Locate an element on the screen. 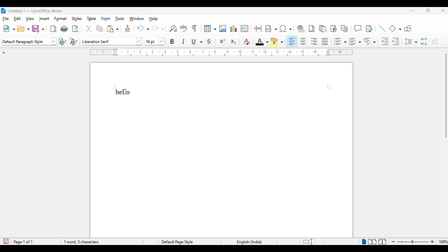  insert comment is located at coordinates (358, 28).